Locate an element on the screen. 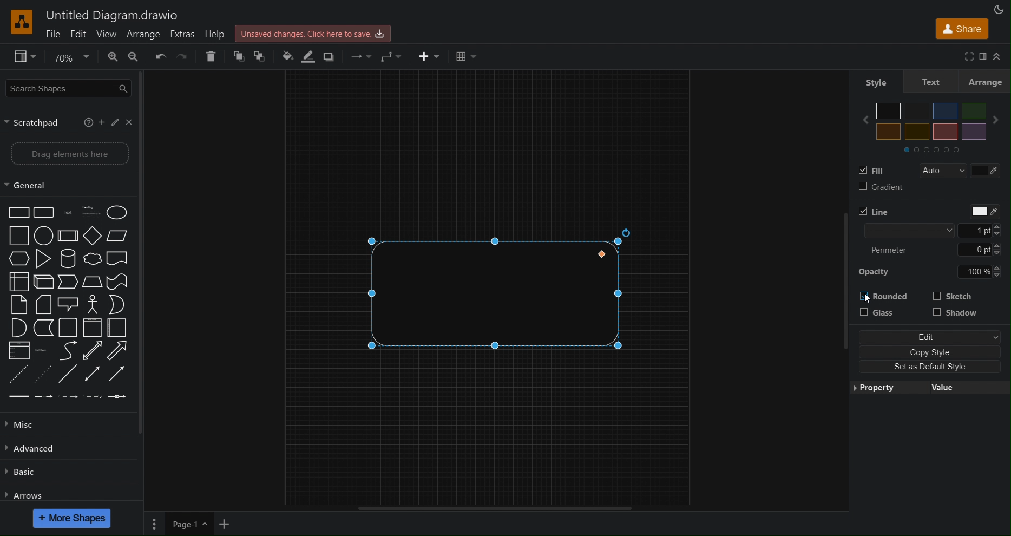 The width and height of the screenshot is (1011, 536). Misc is located at coordinates (31, 424).